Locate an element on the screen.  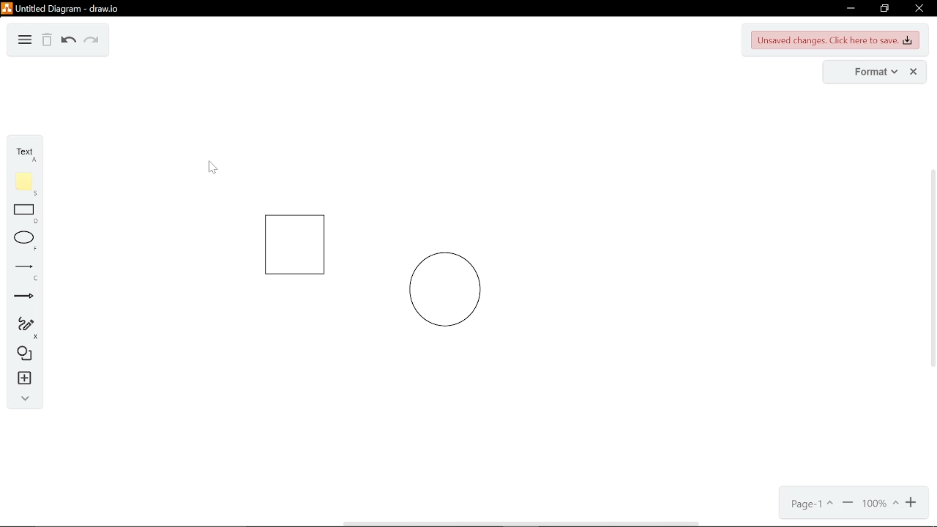
freehand is located at coordinates (21, 326).